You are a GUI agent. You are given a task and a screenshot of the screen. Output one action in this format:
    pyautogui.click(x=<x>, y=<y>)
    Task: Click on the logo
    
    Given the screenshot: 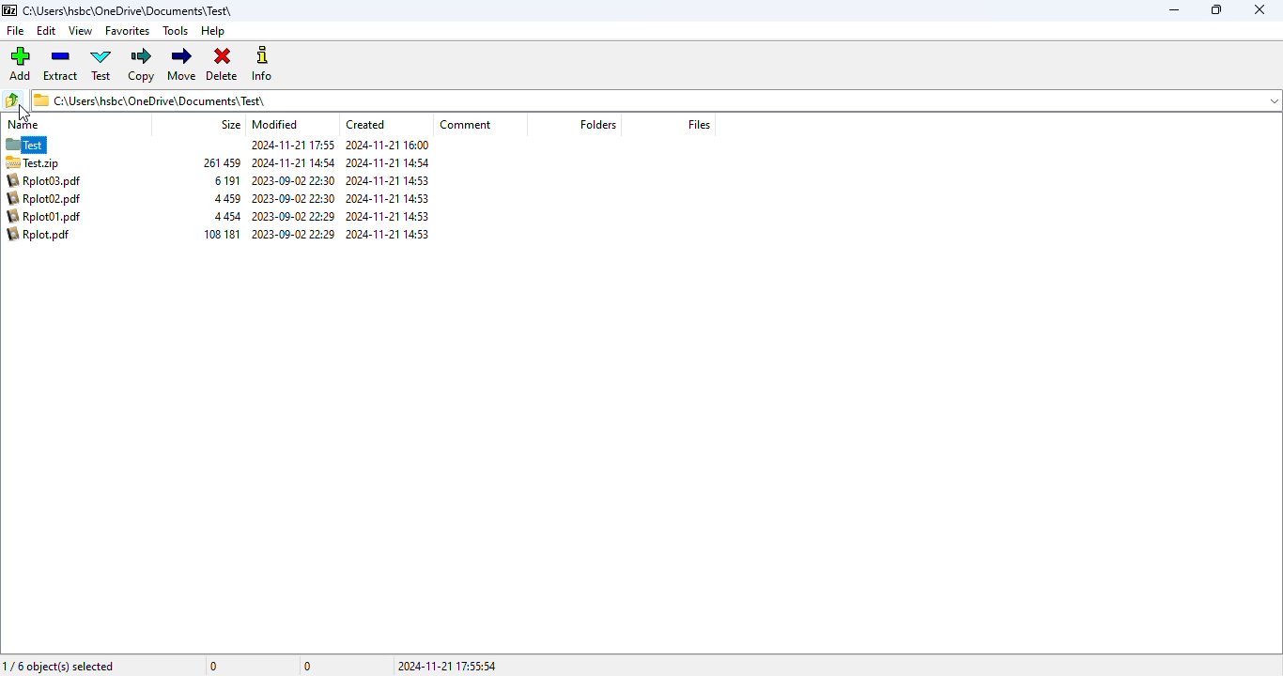 What is the action you would take?
    pyautogui.click(x=8, y=10)
    